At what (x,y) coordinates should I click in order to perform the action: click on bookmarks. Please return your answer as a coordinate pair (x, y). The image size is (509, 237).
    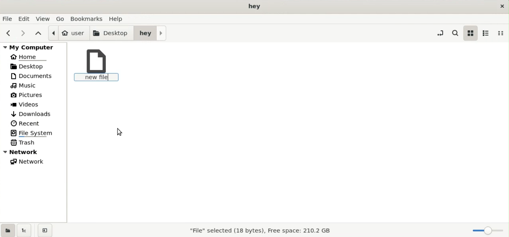
    Looking at the image, I should click on (88, 18).